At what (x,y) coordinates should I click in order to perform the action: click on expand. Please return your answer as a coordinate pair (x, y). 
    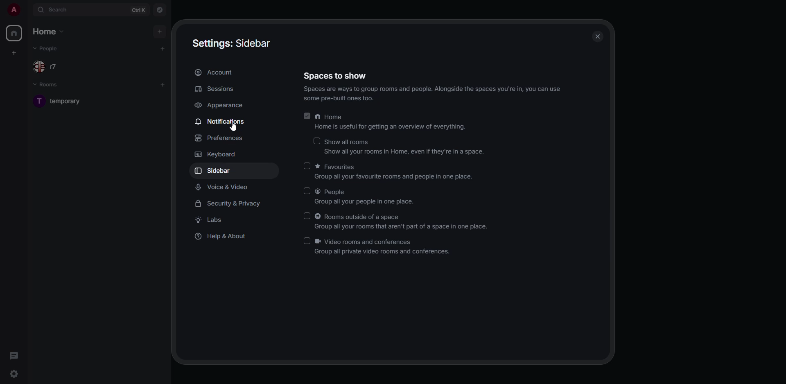
    Looking at the image, I should click on (28, 10).